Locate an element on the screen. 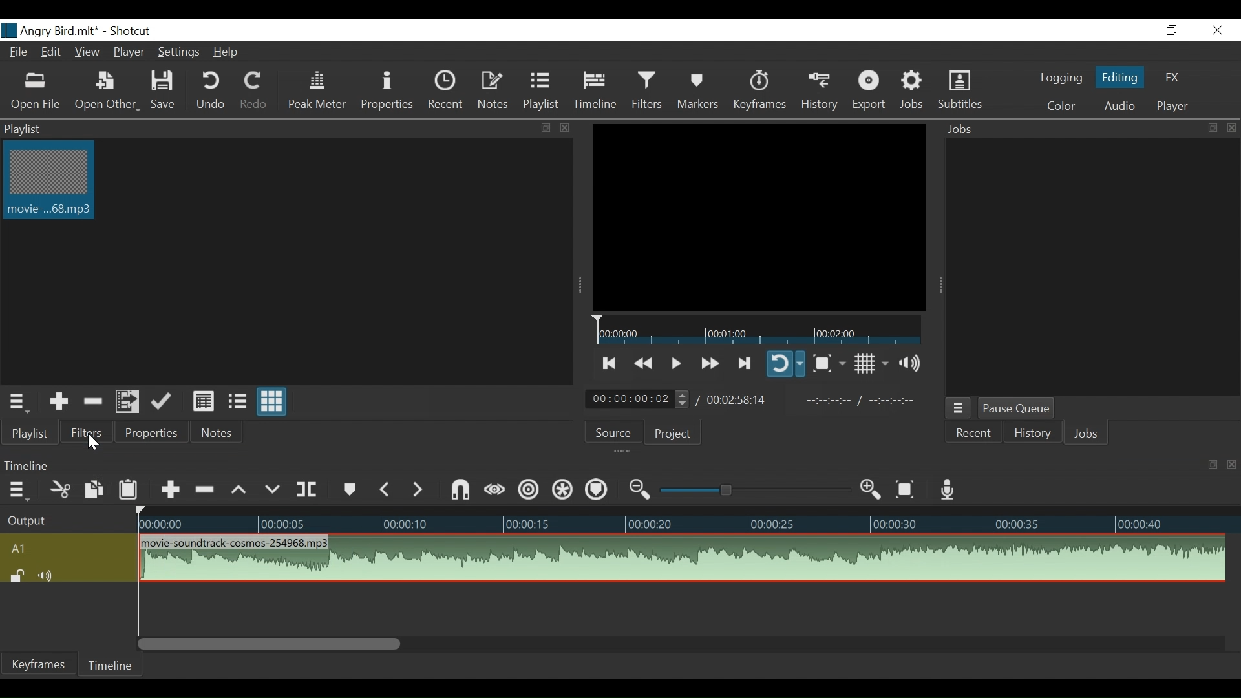 The width and height of the screenshot is (1241, 698). Close is located at coordinates (1218, 30).